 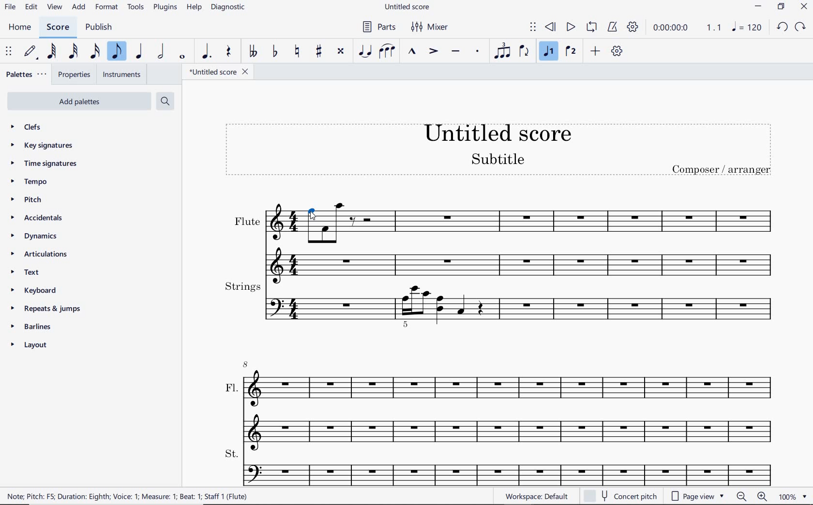 I want to click on file, so click(x=9, y=8).